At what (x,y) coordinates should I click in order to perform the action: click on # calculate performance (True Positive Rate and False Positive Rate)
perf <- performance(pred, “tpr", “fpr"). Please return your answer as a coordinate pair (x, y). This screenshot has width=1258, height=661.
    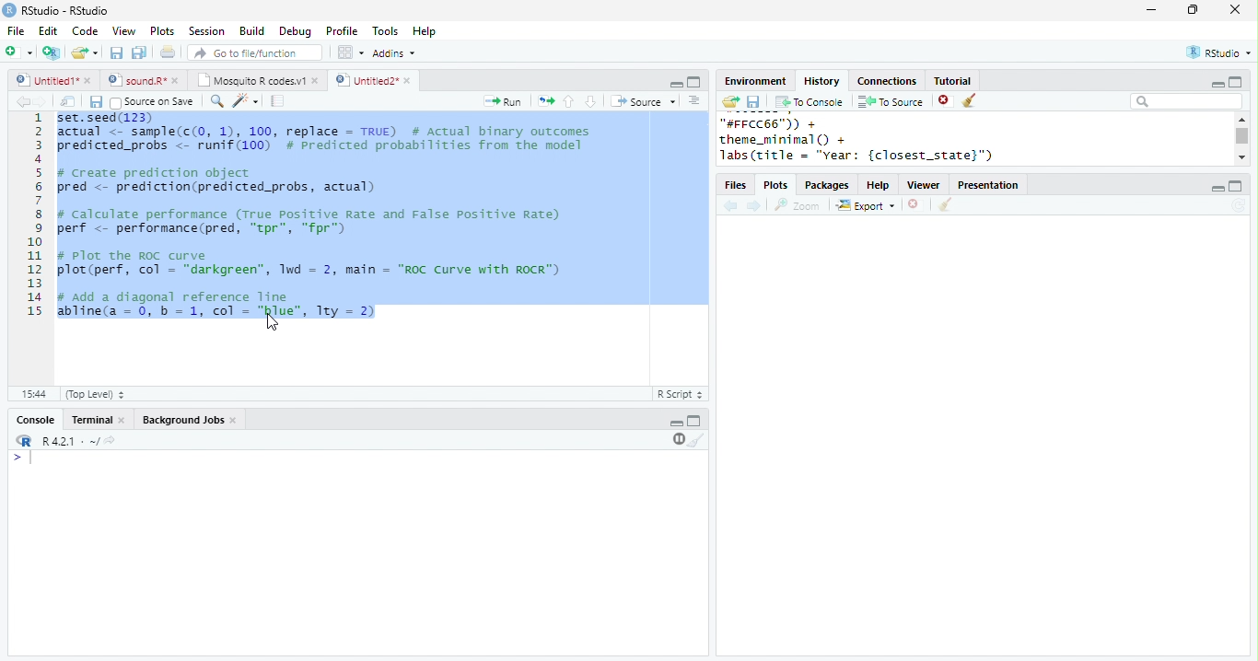
    Looking at the image, I should click on (309, 221).